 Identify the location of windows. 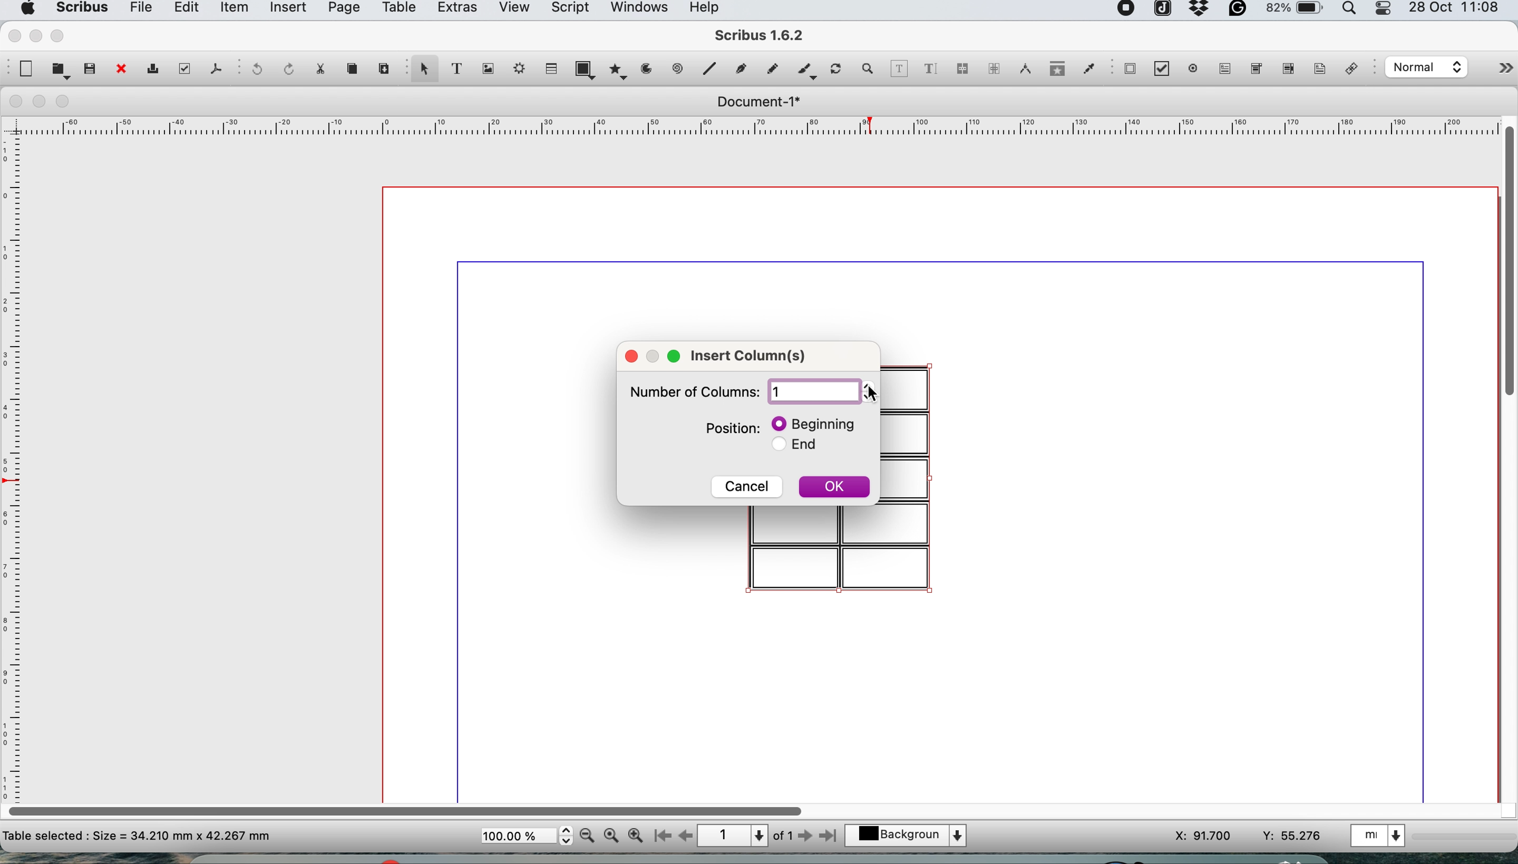
(638, 11).